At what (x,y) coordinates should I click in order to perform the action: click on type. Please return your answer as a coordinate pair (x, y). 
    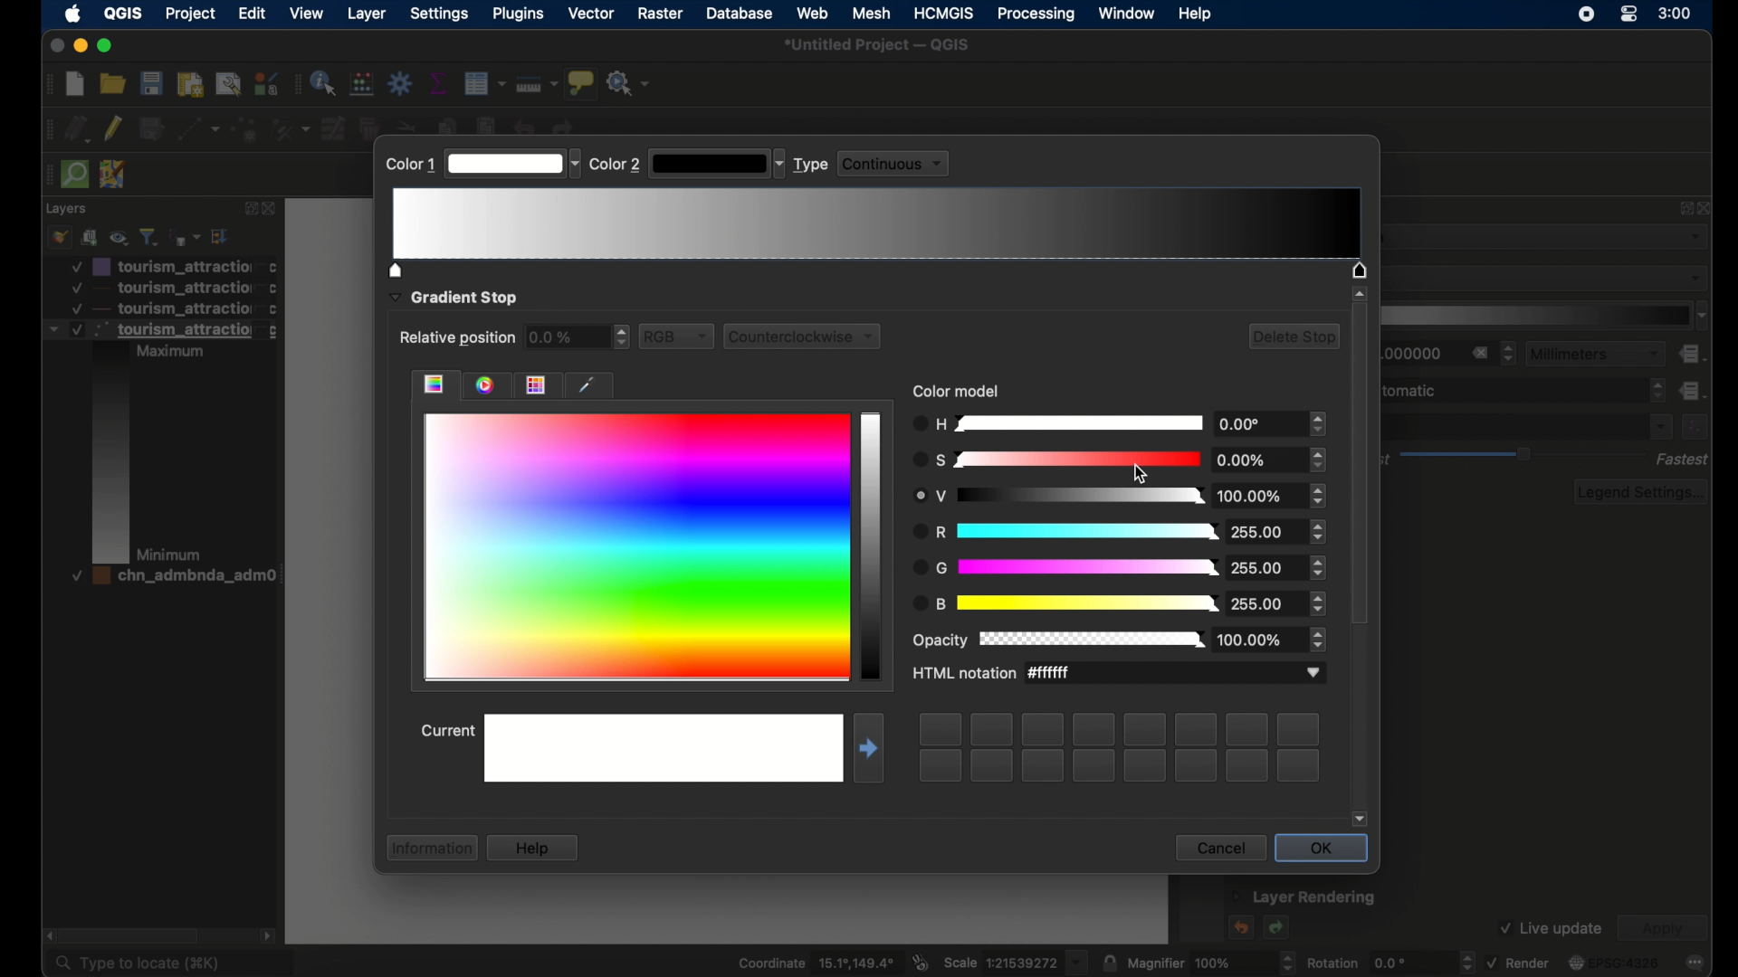
    Looking at the image, I should click on (811, 165).